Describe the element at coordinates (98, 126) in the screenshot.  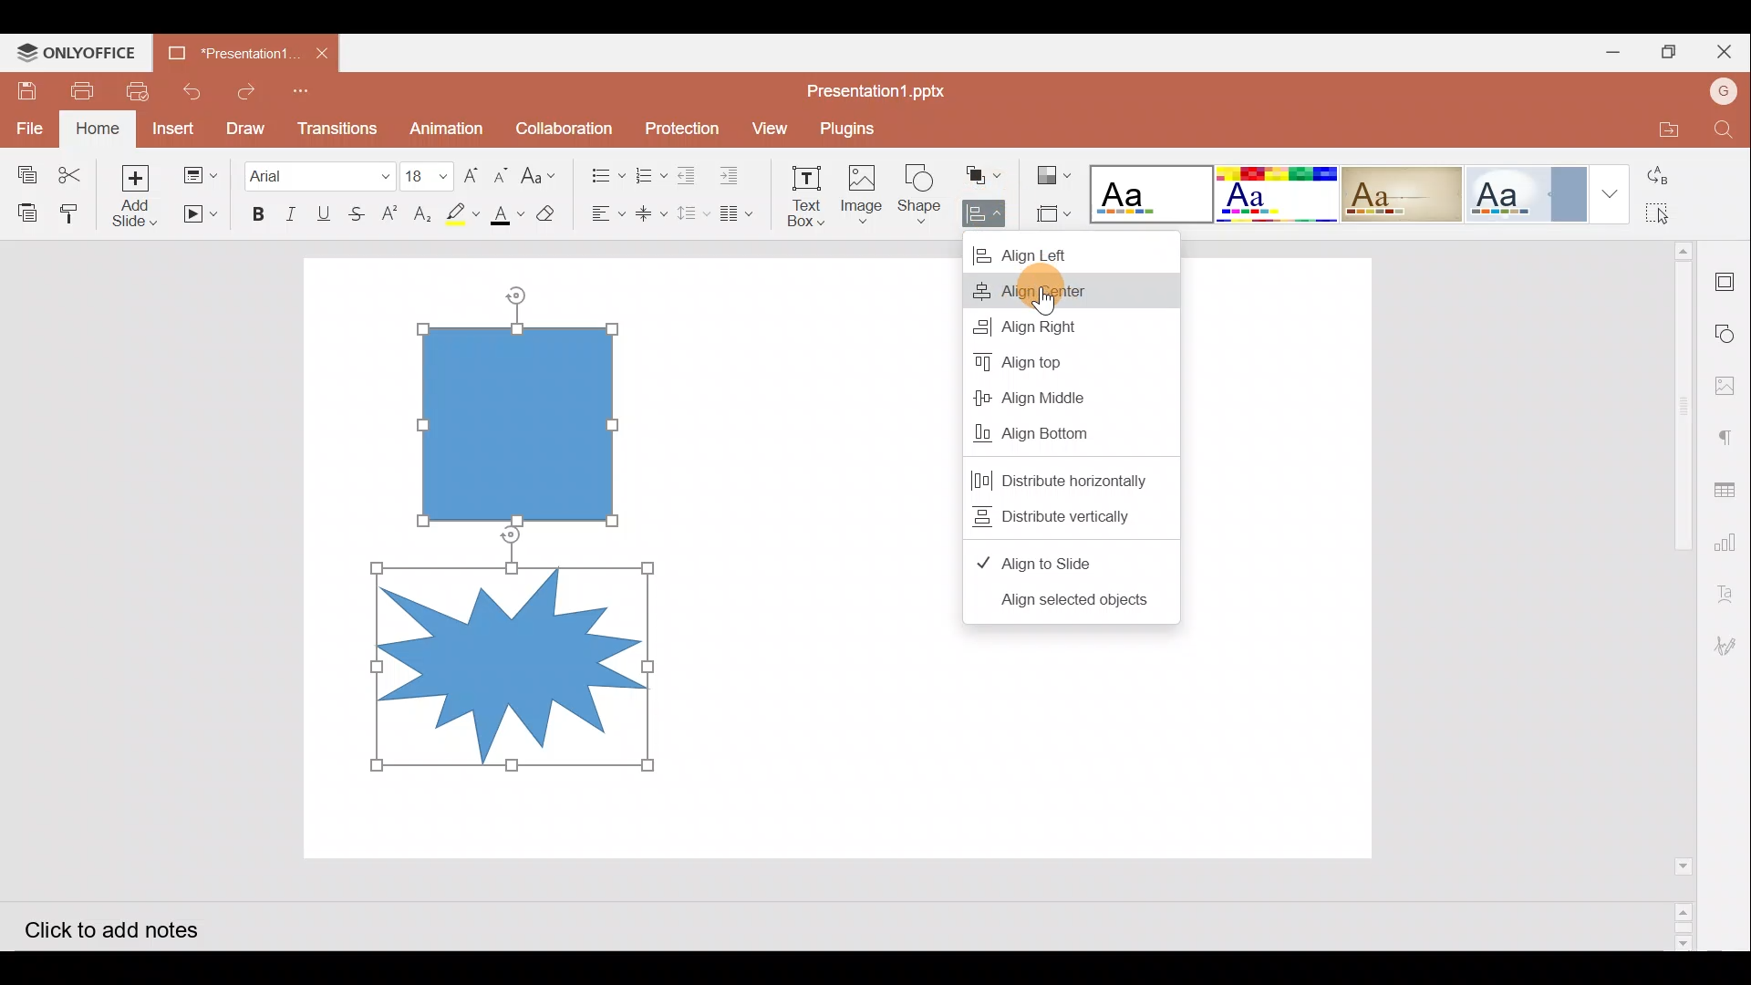
I see `Home` at that location.